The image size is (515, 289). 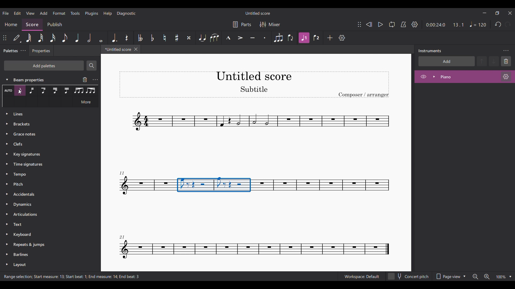 I want to click on Keyboard, so click(x=46, y=234).